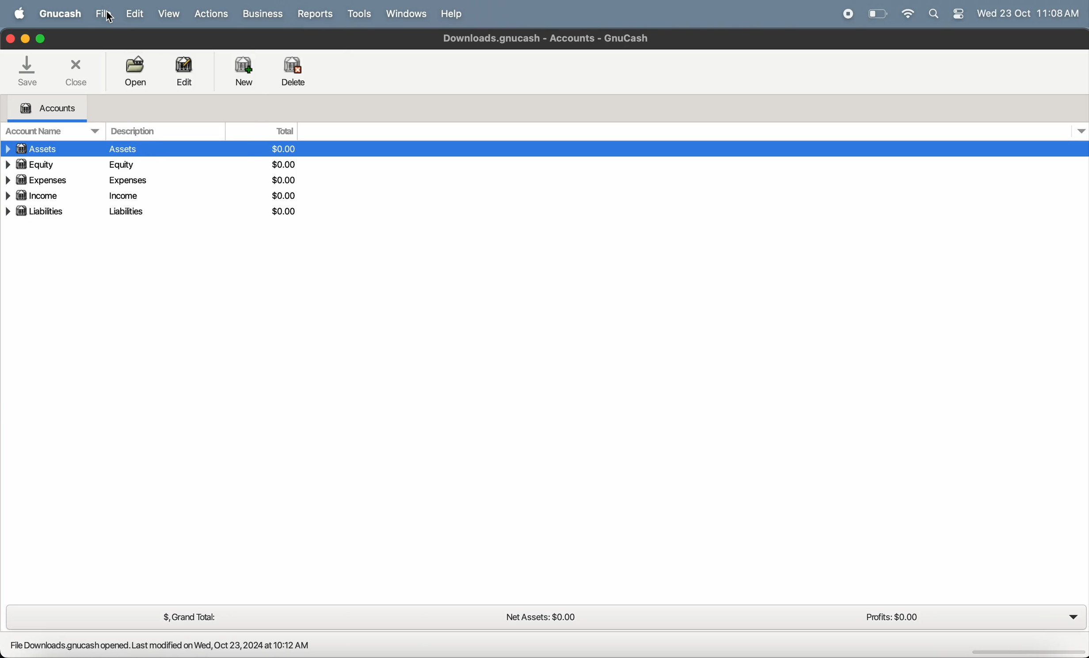 This screenshot has width=1089, height=658. Describe the element at coordinates (132, 71) in the screenshot. I see `open` at that location.